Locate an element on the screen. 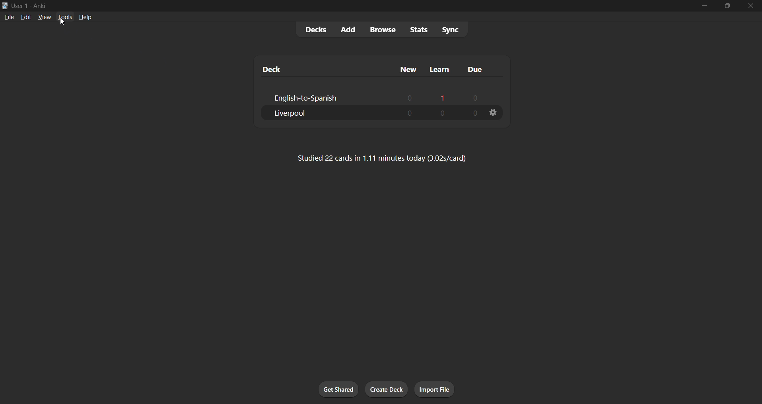  close is located at coordinates (750, 6).